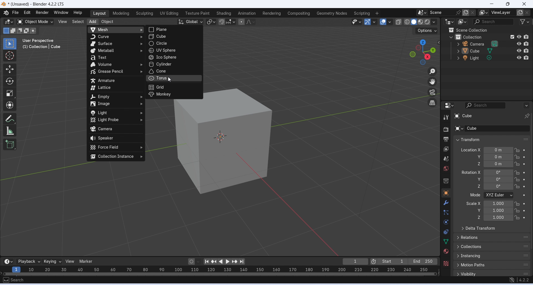 The height and width of the screenshot is (285, 533). Describe the element at coordinates (433, 71) in the screenshot. I see `Zoom in/out` at that location.